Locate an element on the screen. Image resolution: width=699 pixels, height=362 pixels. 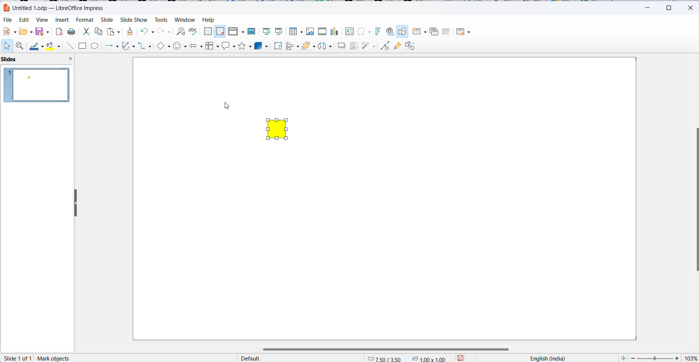
Duplicate slide is located at coordinates (434, 32).